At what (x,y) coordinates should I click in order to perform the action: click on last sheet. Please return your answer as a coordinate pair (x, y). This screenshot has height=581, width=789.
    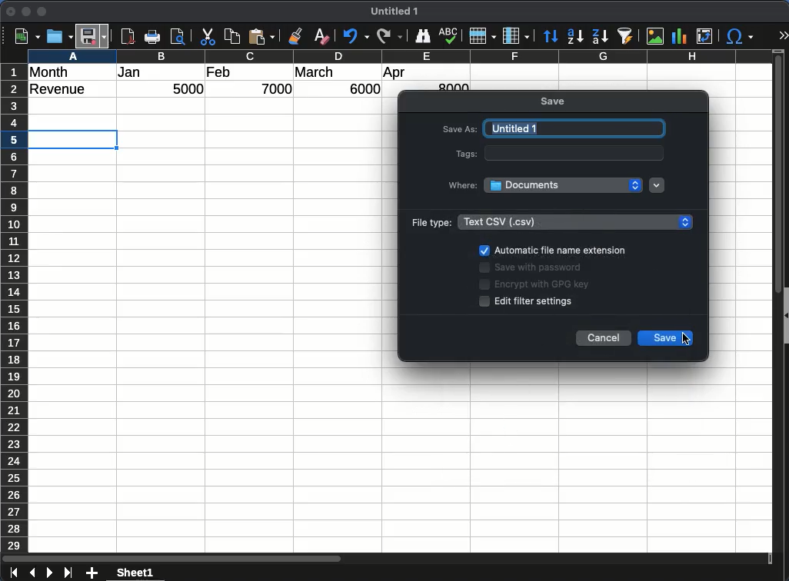
    Looking at the image, I should click on (68, 573).